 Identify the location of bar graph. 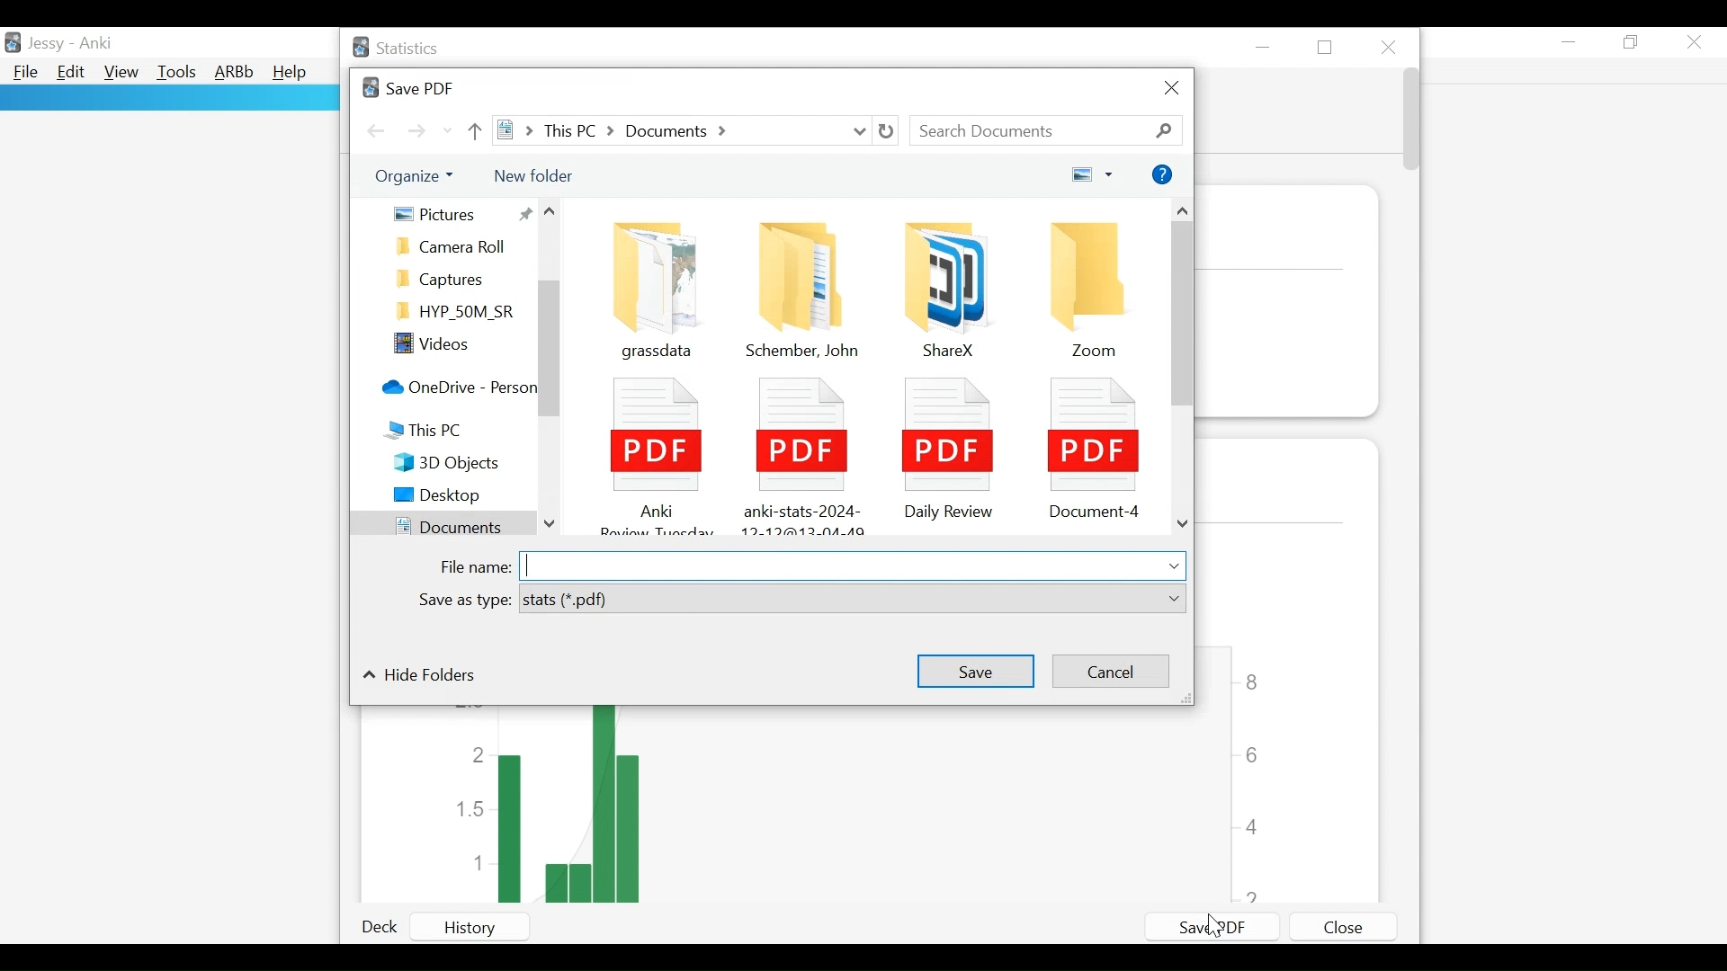
(804, 805).